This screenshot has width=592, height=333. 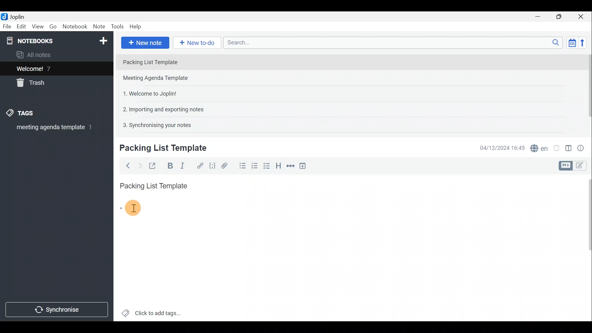 What do you see at coordinates (212, 165) in the screenshot?
I see `Code` at bounding box center [212, 165].